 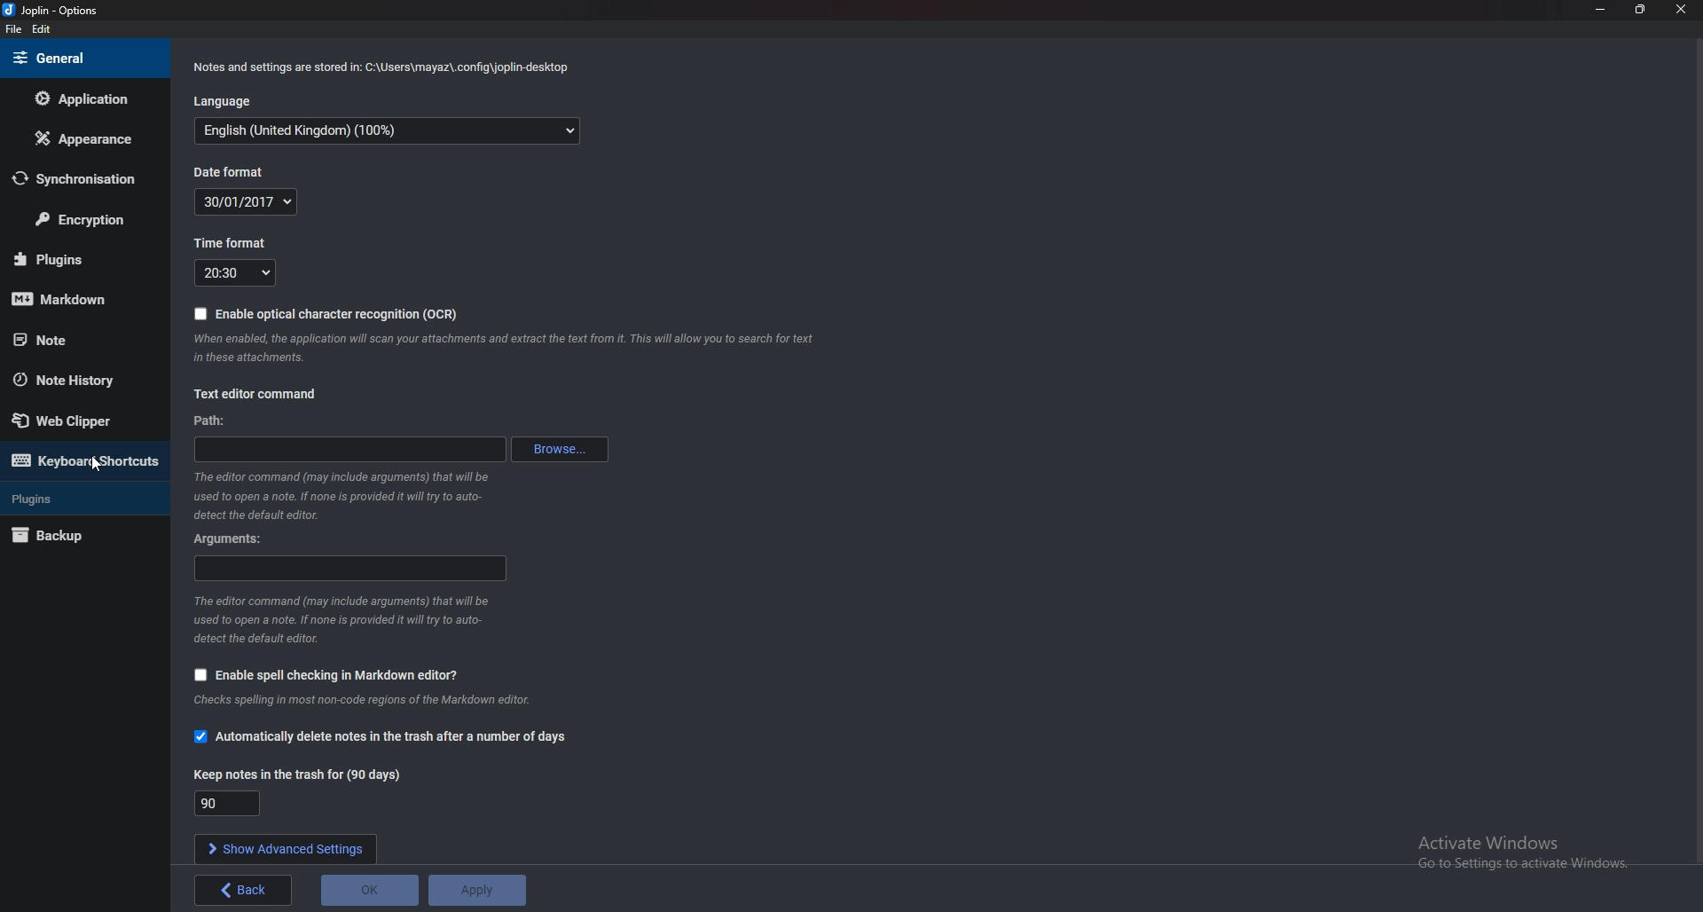 What do you see at coordinates (82, 460) in the screenshot?
I see `Keyboard shortcuts` at bounding box center [82, 460].